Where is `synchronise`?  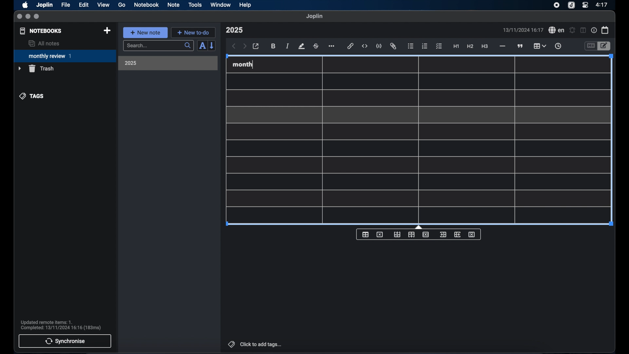 synchronise is located at coordinates (65, 341).